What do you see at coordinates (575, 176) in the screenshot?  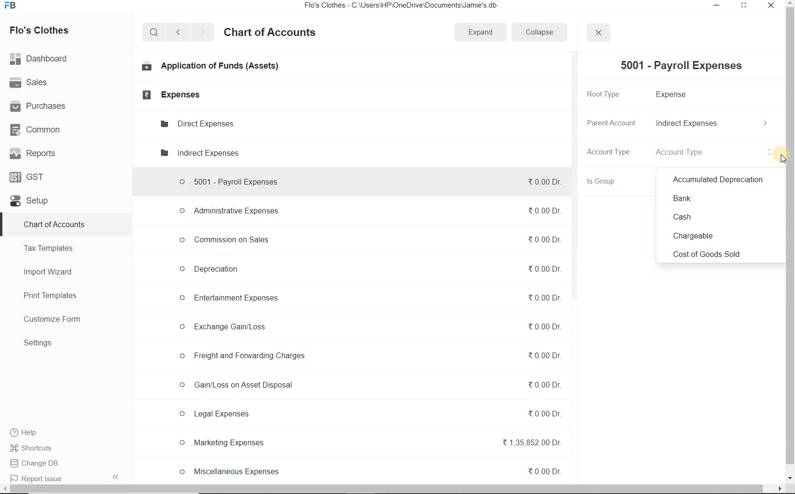 I see `vertical scrollbar` at bounding box center [575, 176].